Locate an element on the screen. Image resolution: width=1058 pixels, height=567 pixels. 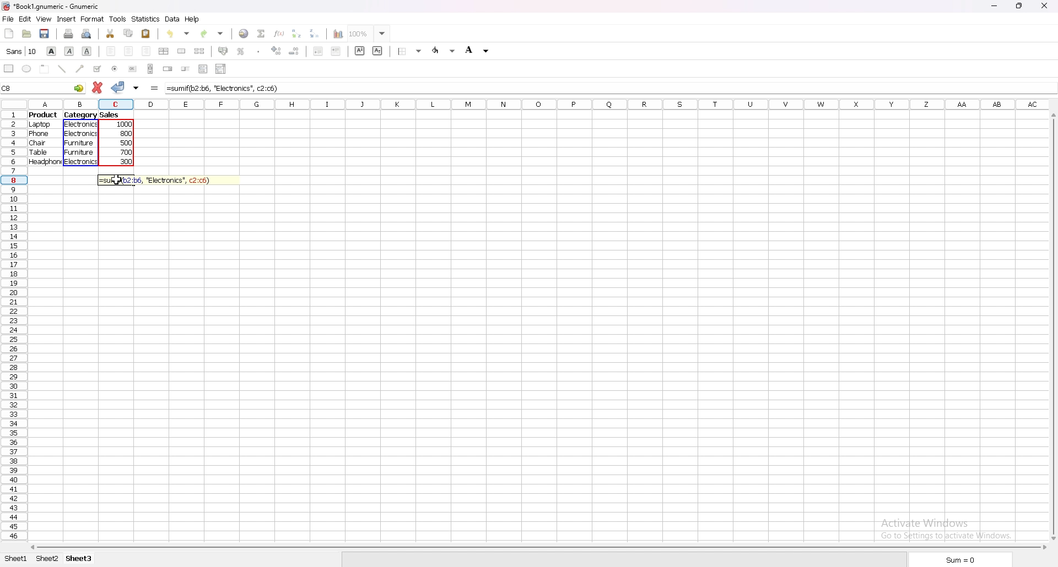
font is located at coordinates (21, 51).